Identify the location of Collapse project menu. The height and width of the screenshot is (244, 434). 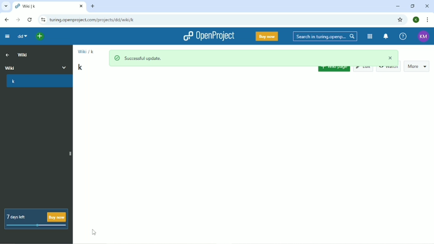
(7, 36).